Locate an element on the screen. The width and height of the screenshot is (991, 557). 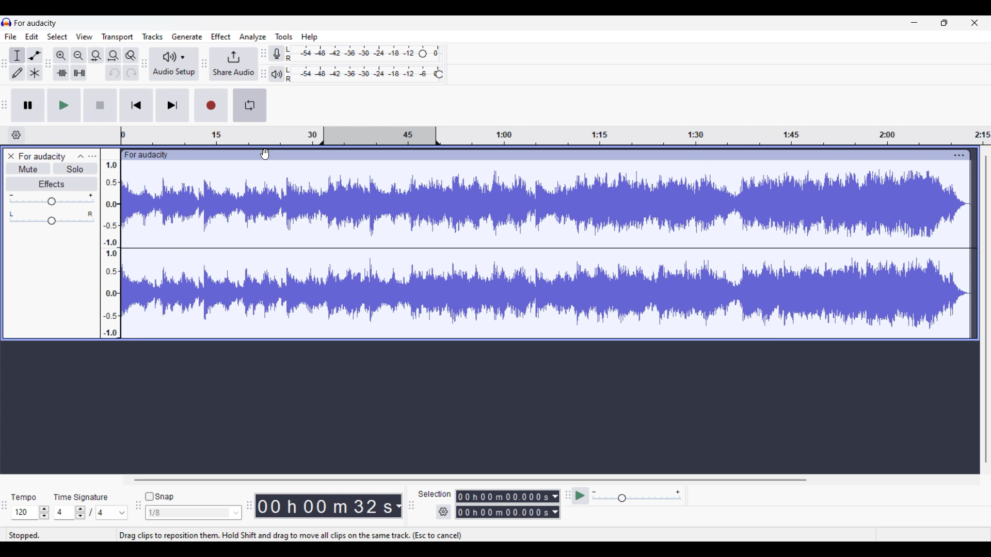
Effects is located at coordinates (52, 184).